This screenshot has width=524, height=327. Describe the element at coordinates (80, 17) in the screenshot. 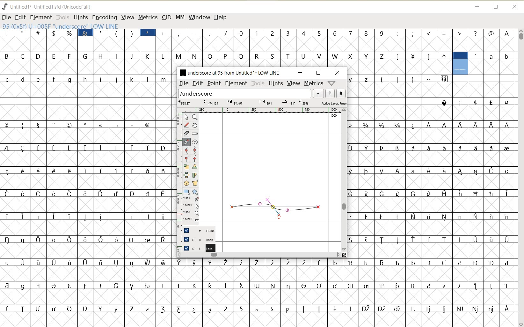

I see `HINTS` at that location.